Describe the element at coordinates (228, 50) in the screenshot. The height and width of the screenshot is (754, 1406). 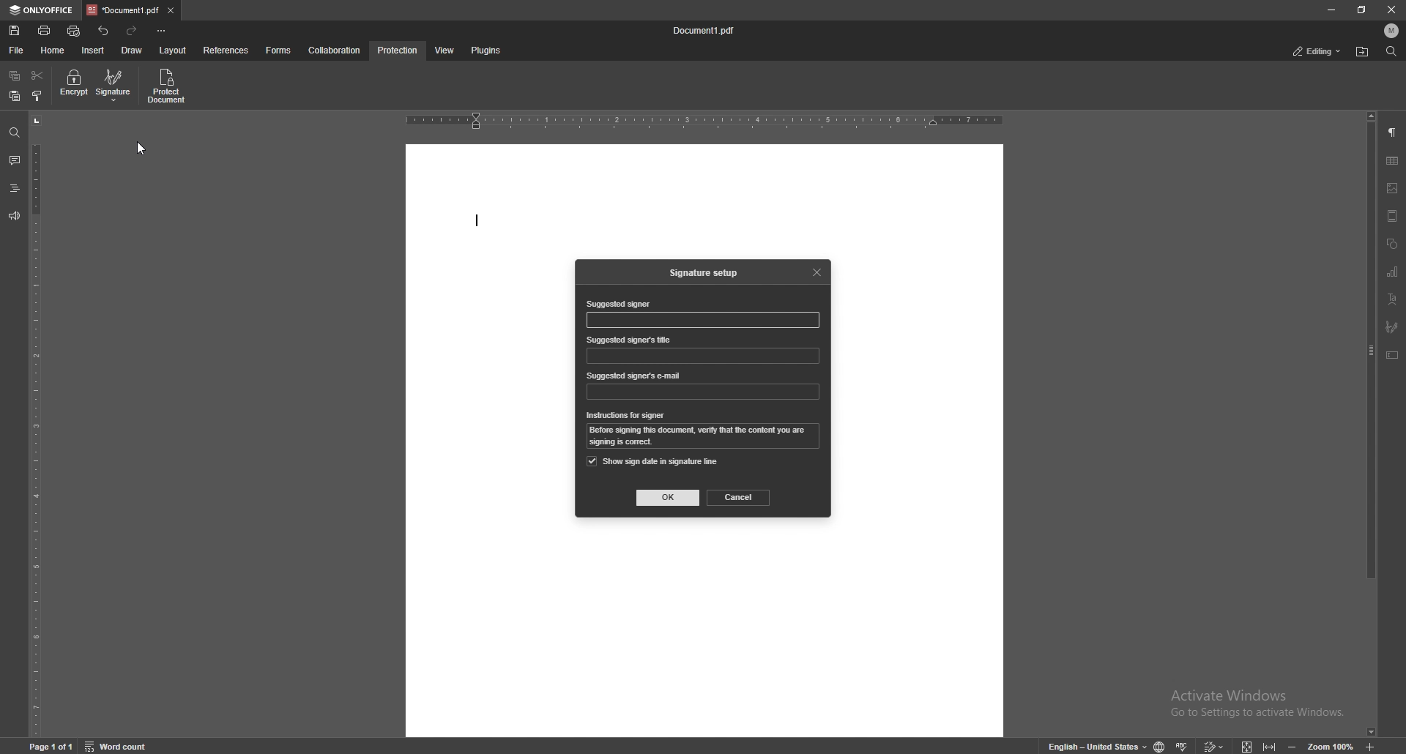
I see `references` at that location.